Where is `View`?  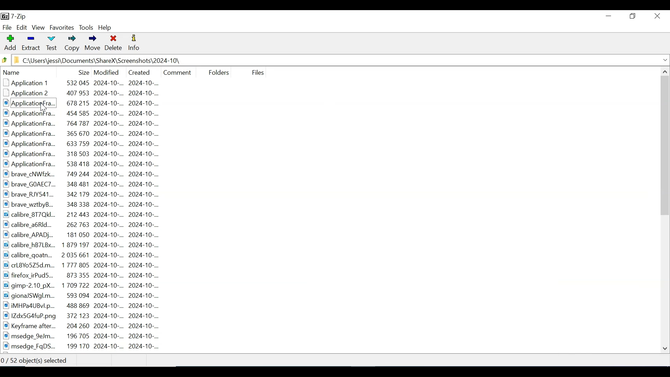 View is located at coordinates (39, 28).